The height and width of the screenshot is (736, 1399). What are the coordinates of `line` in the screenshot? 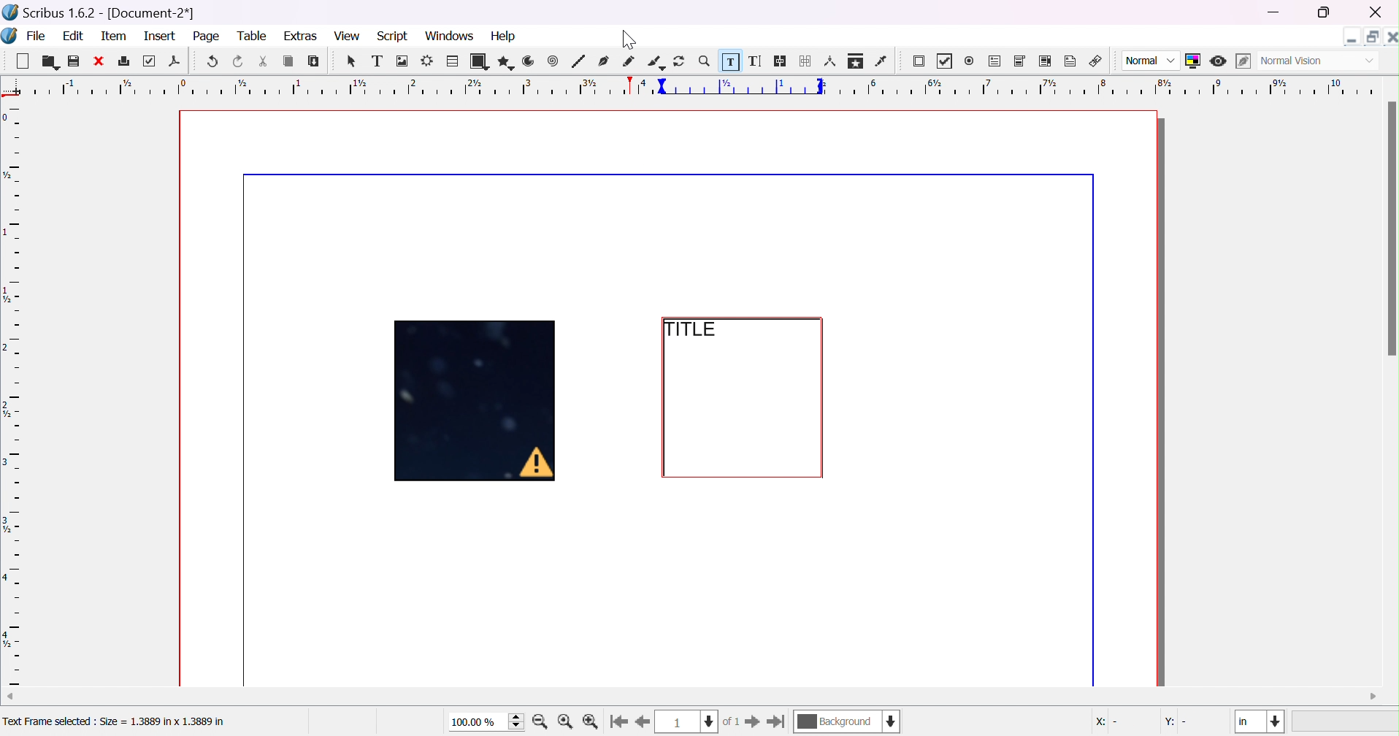 It's located at (578, 61).